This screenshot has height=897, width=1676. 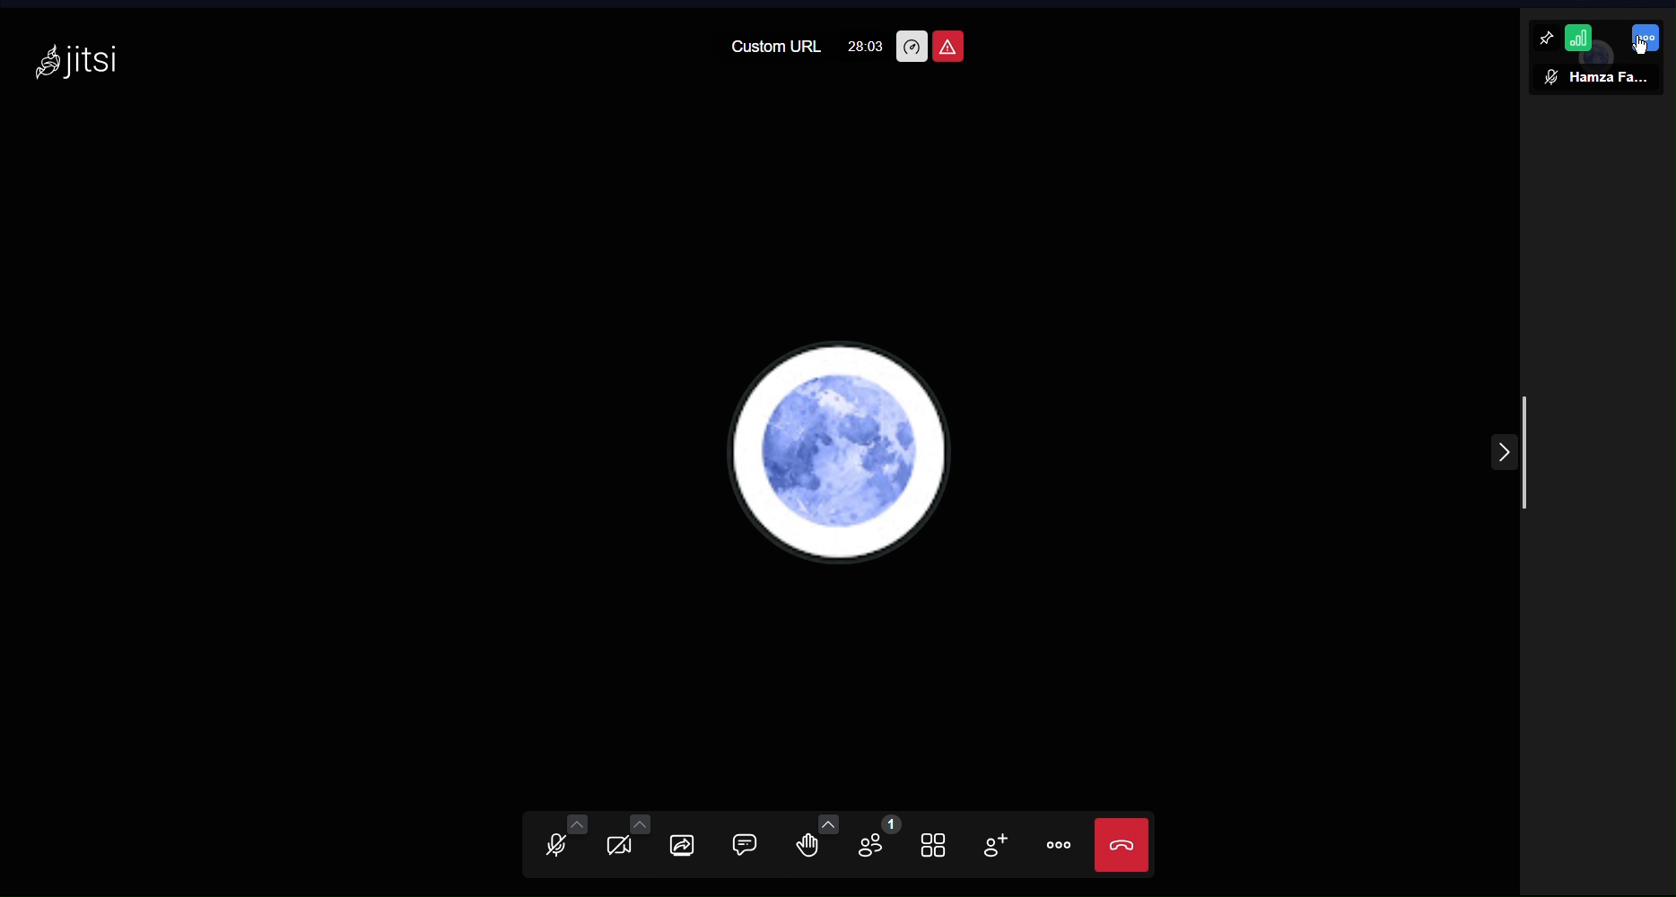 I want to click on Performance Settings, so click(x=912, y=47).